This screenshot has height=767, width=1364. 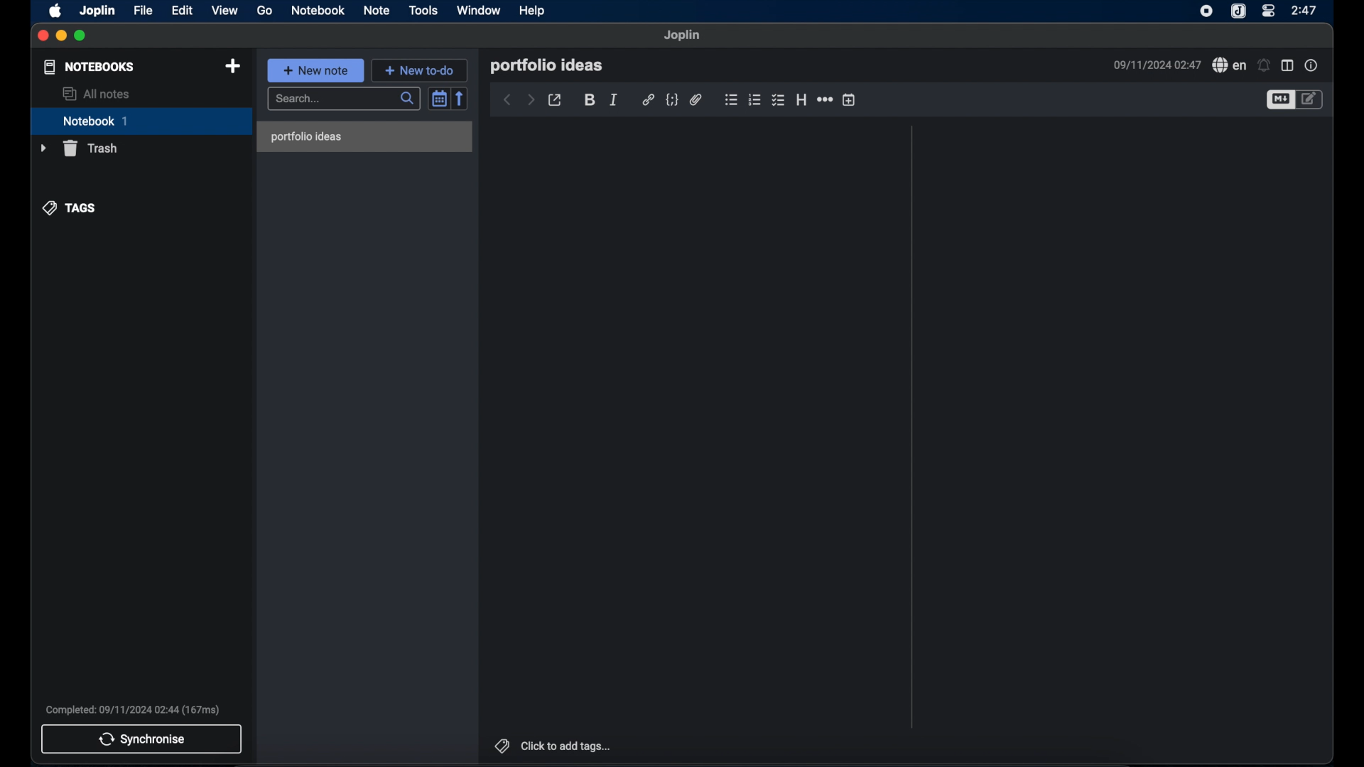 What do you see at coordinates (423, 10) in the screenshot?
I see `tools` at bounding box center [423, 10].